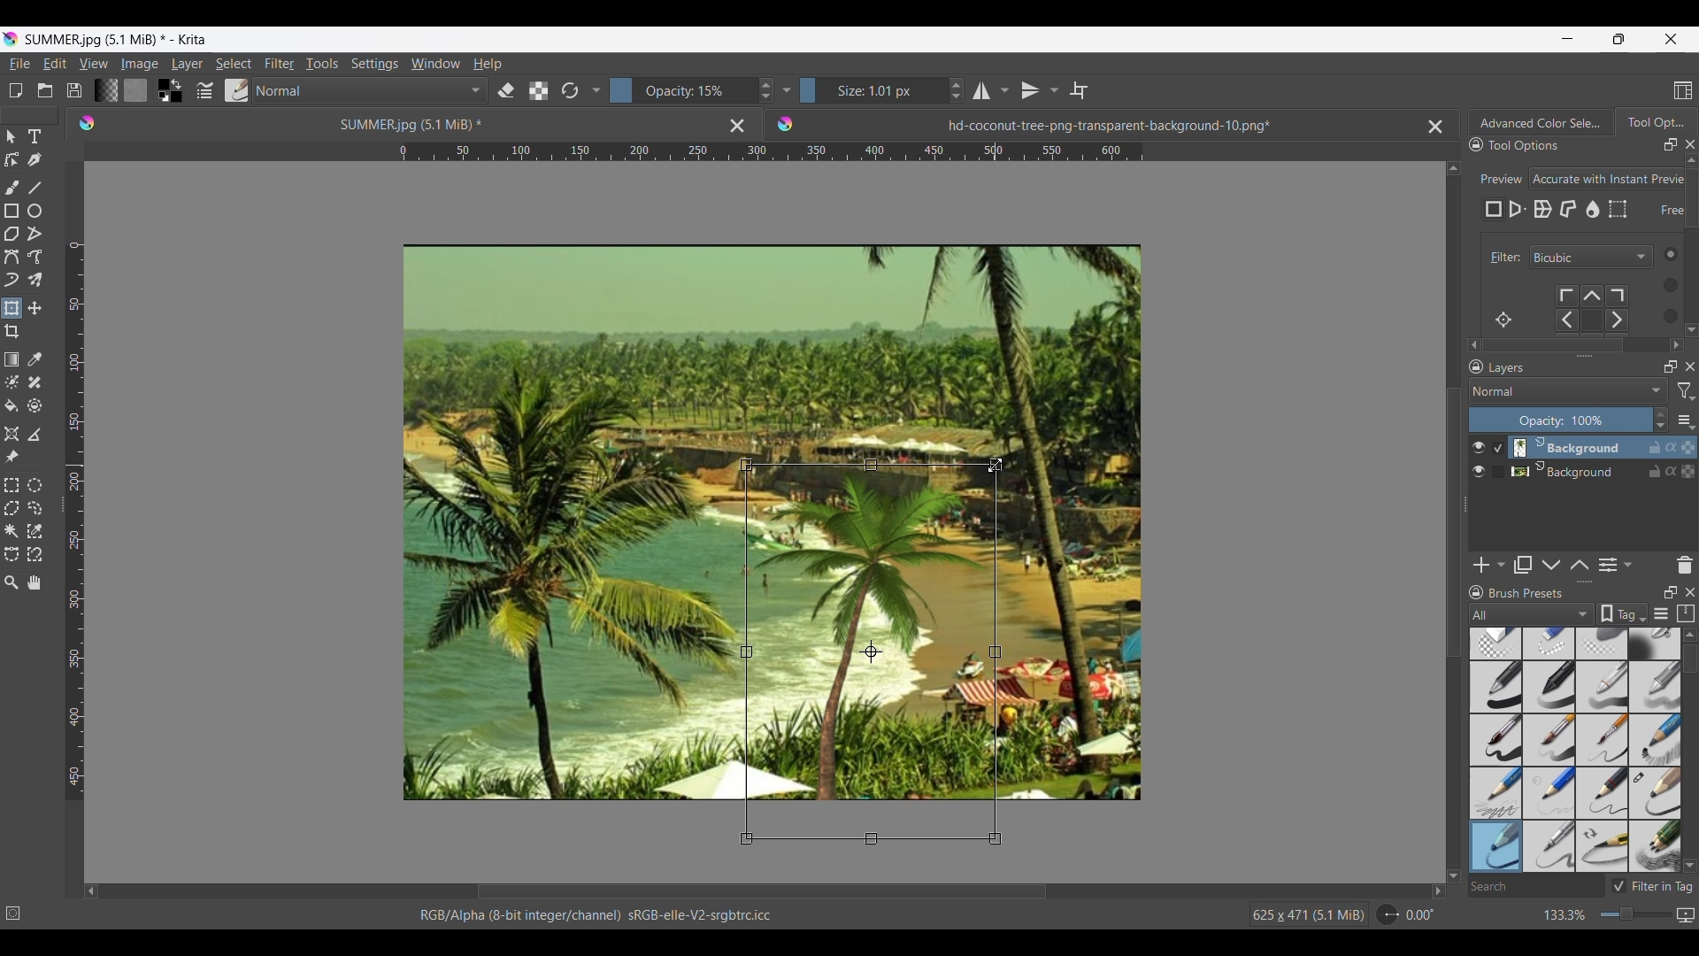 The height and width of the screenshot is (956, 1699). What do you see at coordinates (91, 890) in the screenshot?
I see `Left` at bounding box center [91, 890].